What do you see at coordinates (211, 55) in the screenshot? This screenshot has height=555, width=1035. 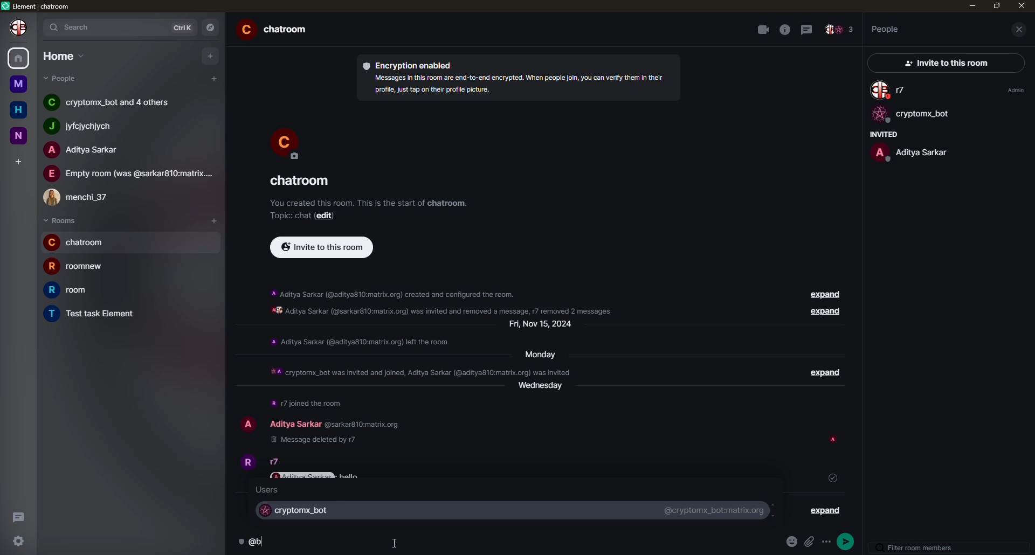 I see `add` at bounding box center [211, 55].